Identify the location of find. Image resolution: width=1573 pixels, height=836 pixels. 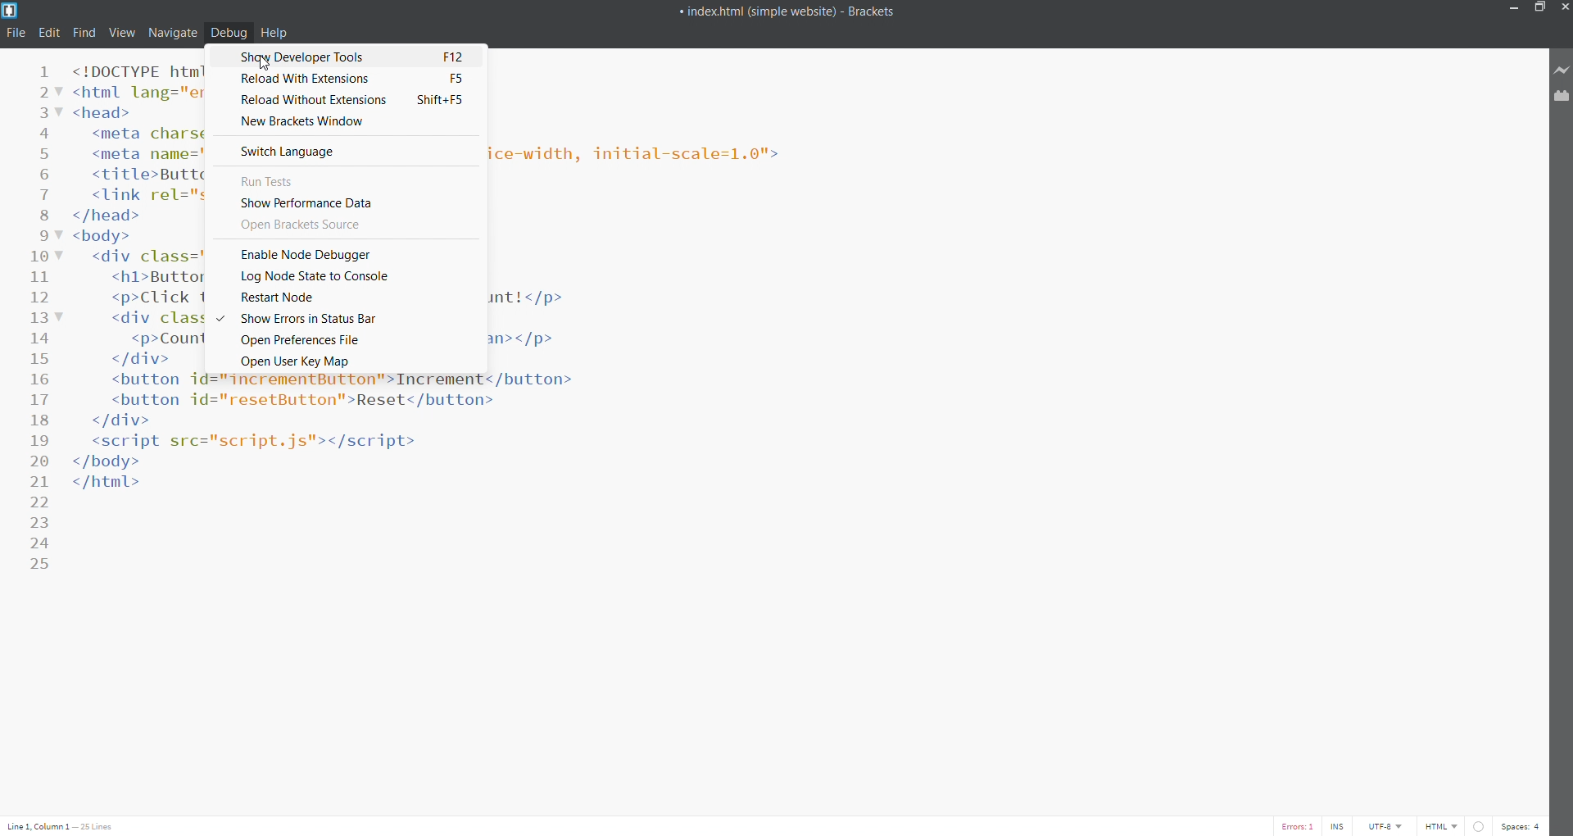
(84, 33).